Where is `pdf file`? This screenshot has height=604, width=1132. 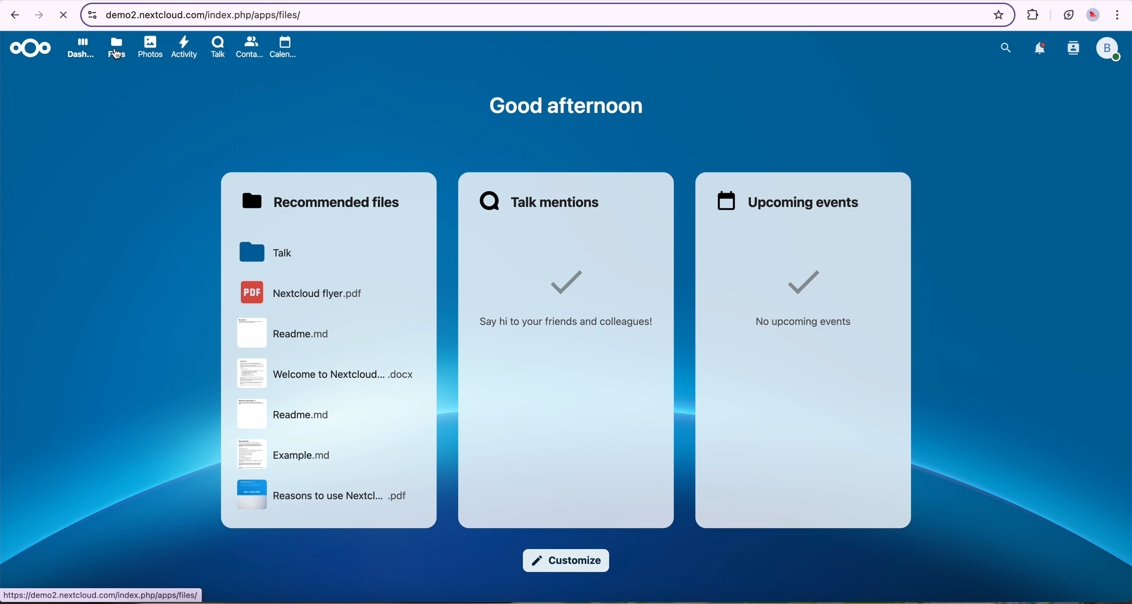
pdf file is located at coordinates (322, 495).